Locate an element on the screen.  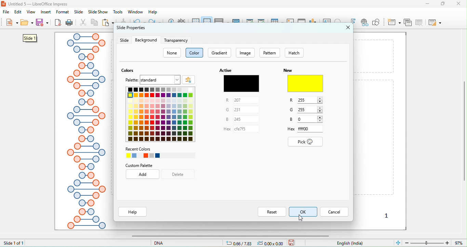
media is located at coordinates (302, 22).